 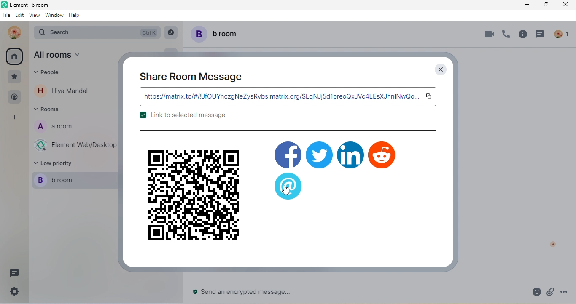 What do you see at coordinates (542, 36) in the screenshot?
I see `thread` at bounding box center [542, 36].